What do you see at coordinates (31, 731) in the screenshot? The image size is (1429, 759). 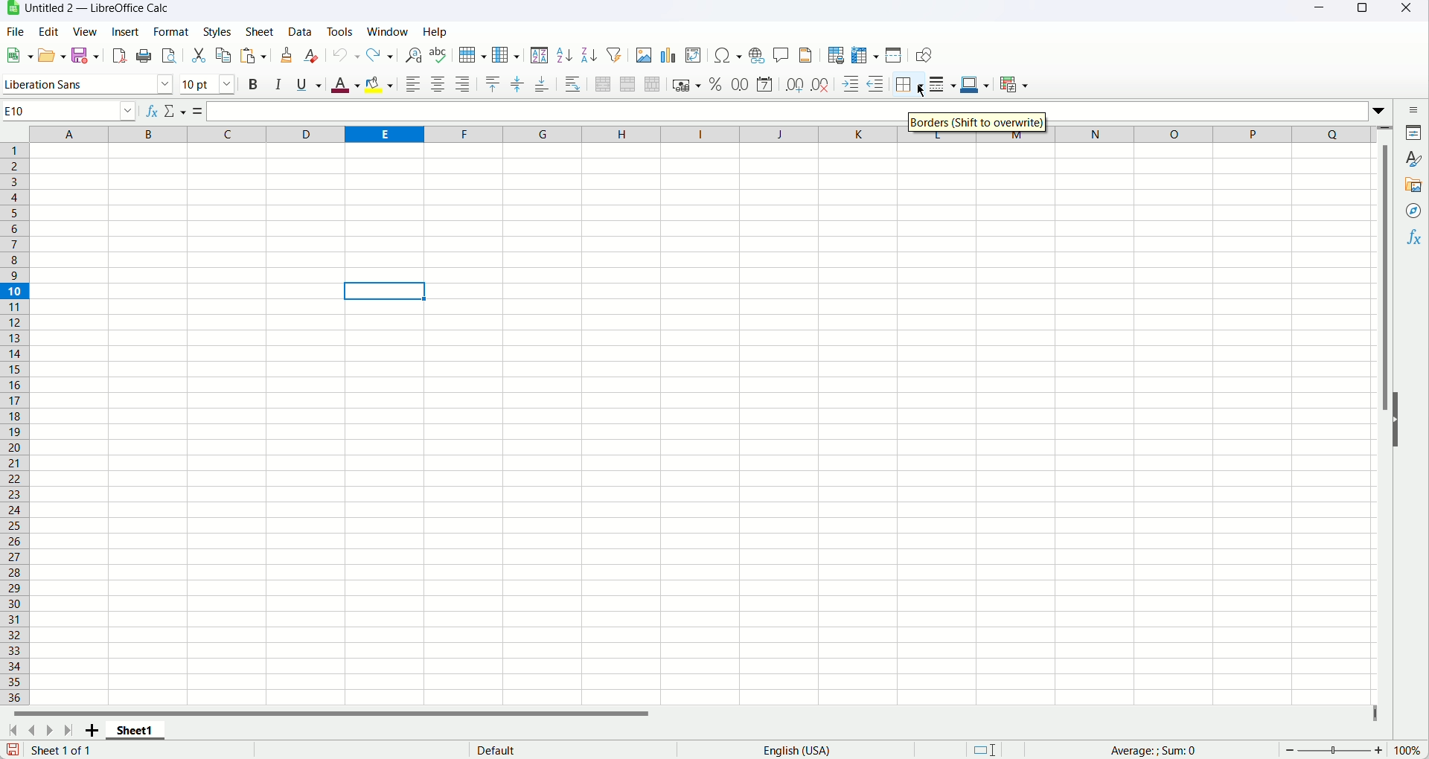 I see `Scroll to previous sheet` at bounding box center [31, 731].